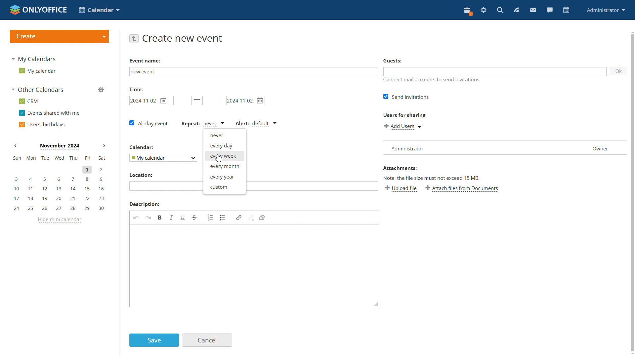  I want to click on every week, so click(225, 156).